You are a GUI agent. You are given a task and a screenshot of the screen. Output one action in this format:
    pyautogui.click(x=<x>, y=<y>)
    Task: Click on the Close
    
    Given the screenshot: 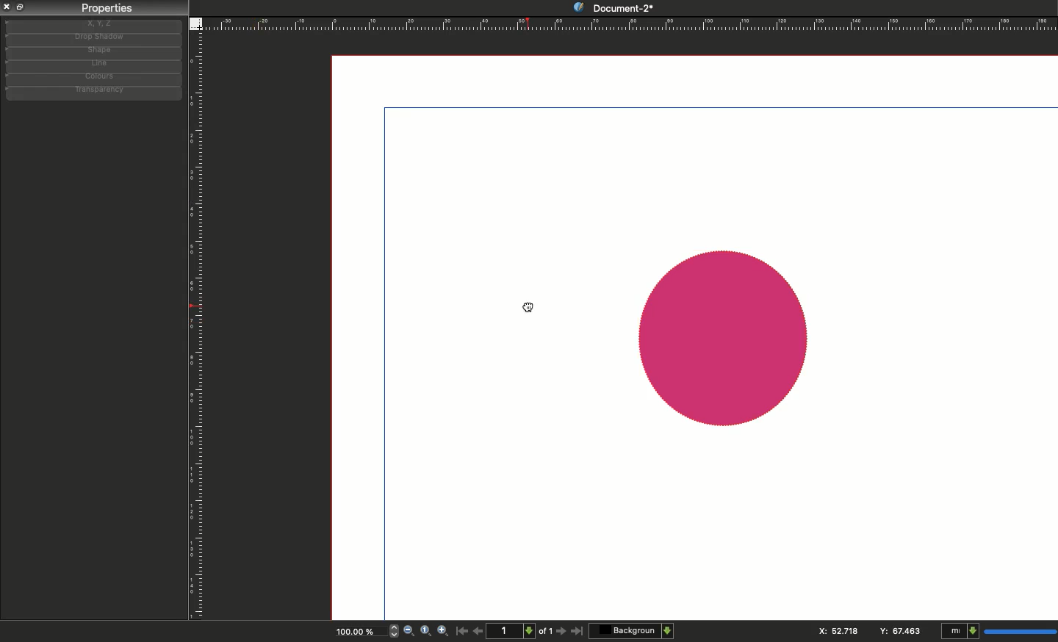 What is the action you would take?
    pyautogui.click(x=7, y=7)
    